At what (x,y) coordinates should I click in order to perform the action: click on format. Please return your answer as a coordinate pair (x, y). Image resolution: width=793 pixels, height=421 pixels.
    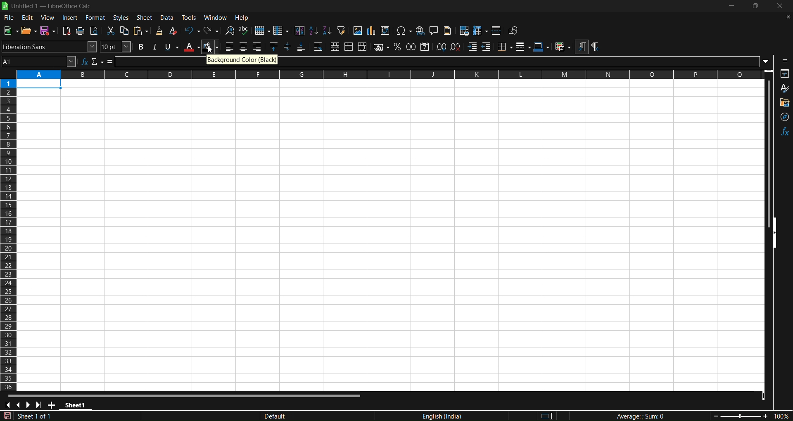
    Looking at the image, I should click on (95, 18).